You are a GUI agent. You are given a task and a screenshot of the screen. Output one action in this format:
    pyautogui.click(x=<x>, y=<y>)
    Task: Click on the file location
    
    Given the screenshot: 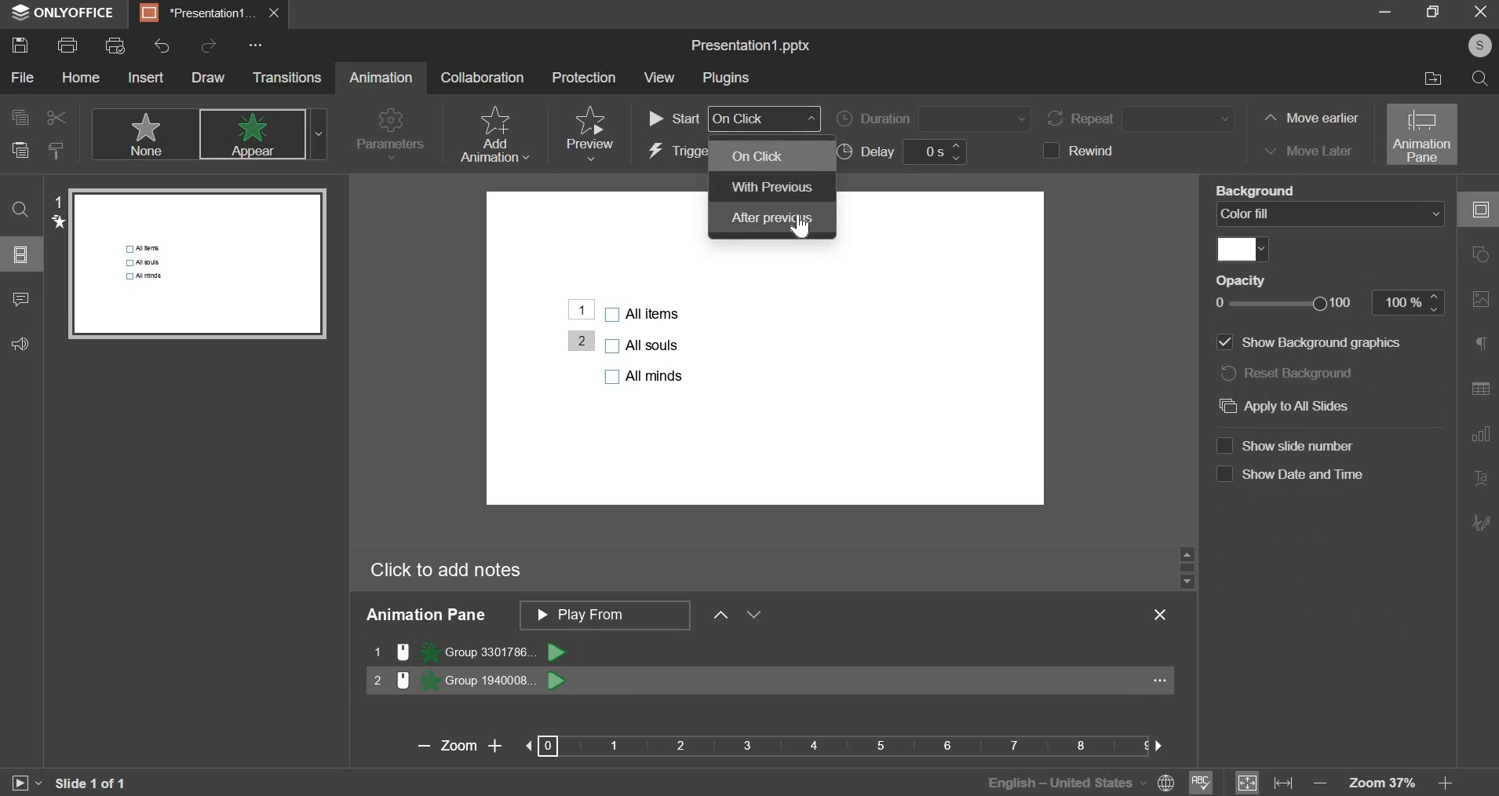 What is the action you would take?
    pyautogui.click(x=1427, y=79)
    